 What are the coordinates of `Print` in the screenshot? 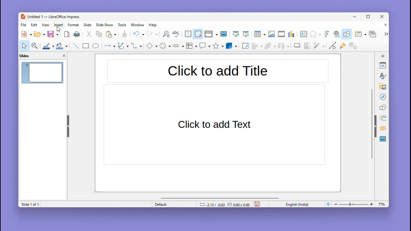 It's located at (77, 34).